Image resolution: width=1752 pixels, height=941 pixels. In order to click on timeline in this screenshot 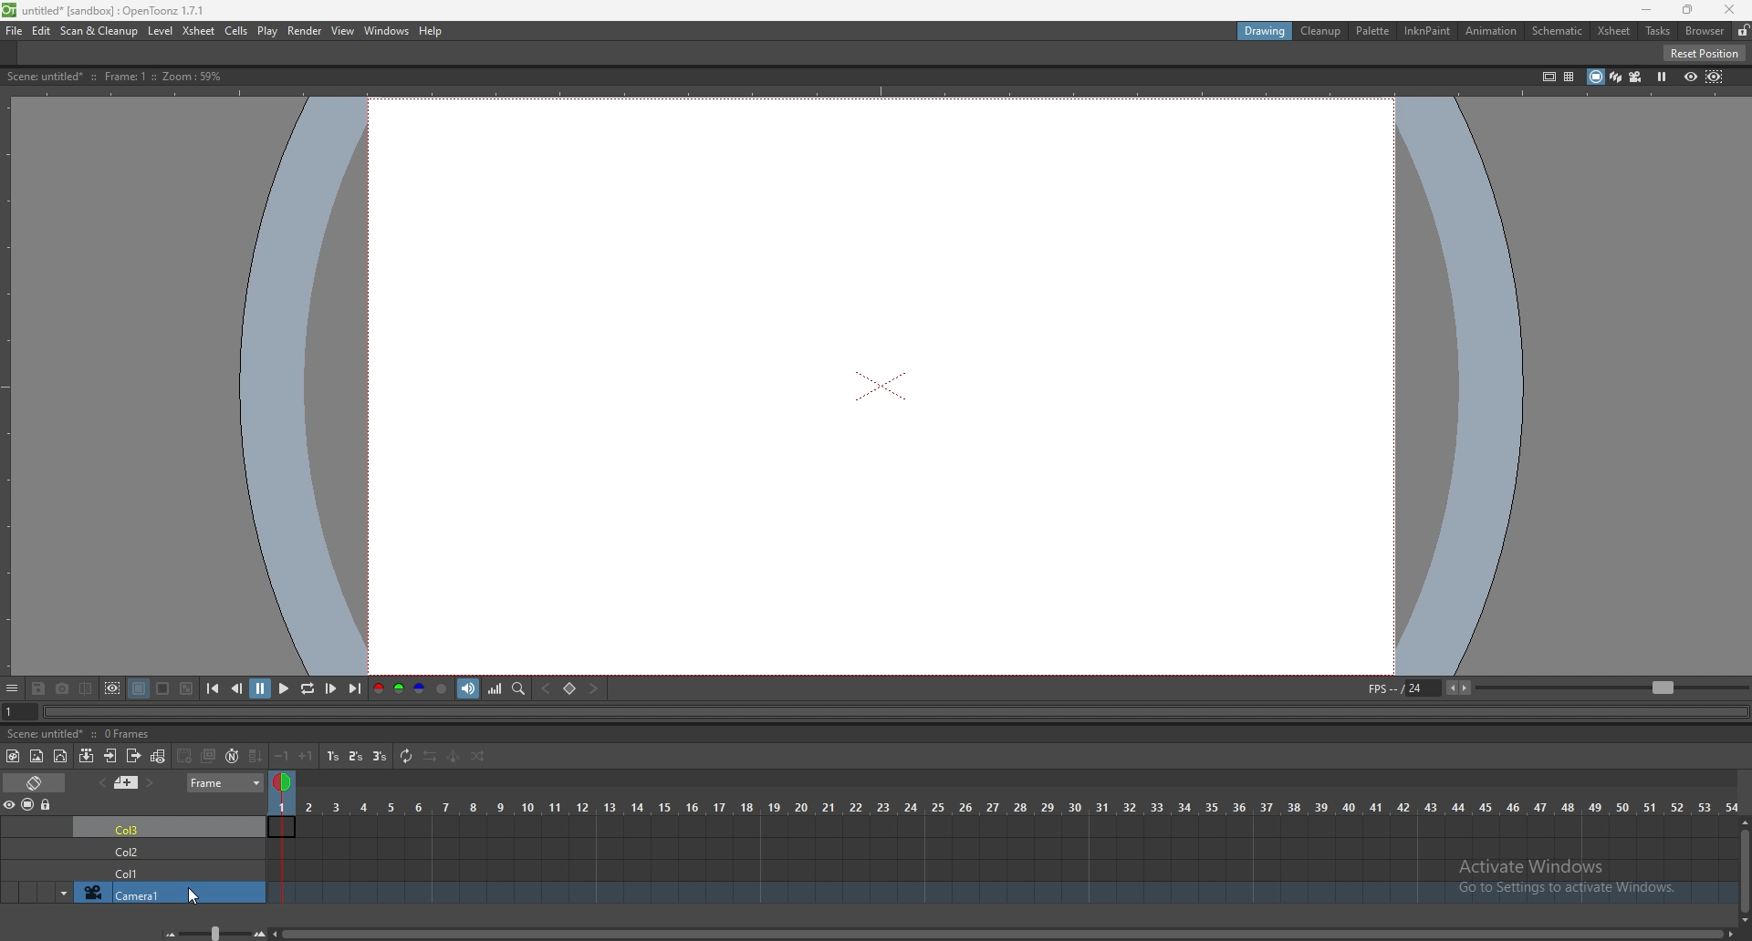, I will do `click(1003, 870)`.